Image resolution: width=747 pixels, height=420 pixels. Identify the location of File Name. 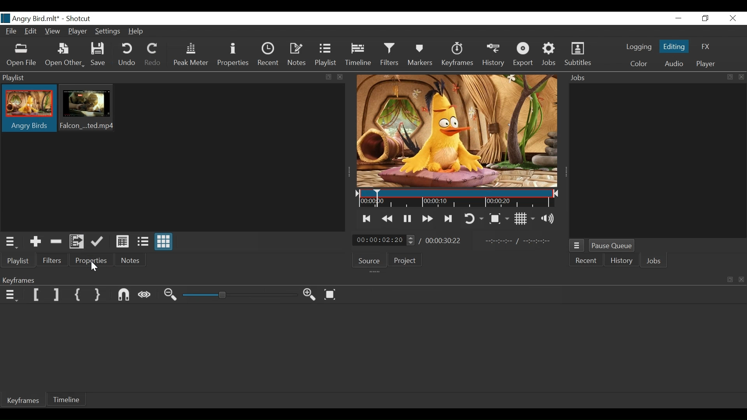
(30, 18).